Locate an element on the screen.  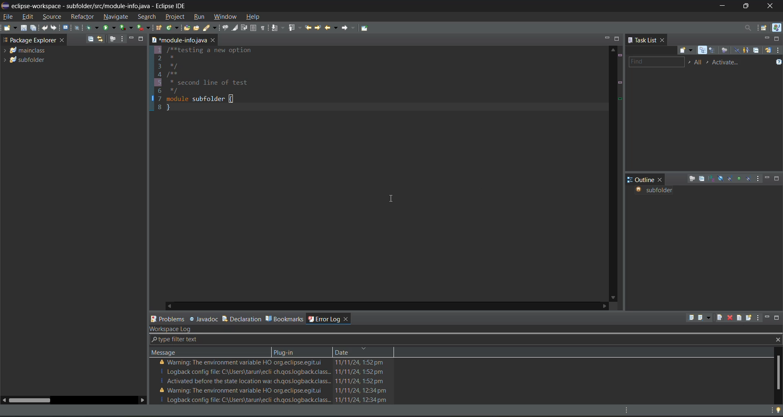
» eclipse-workspace - subfolder/src/module-info.java - Eclipse IDE is located at coordinates (104, 5).